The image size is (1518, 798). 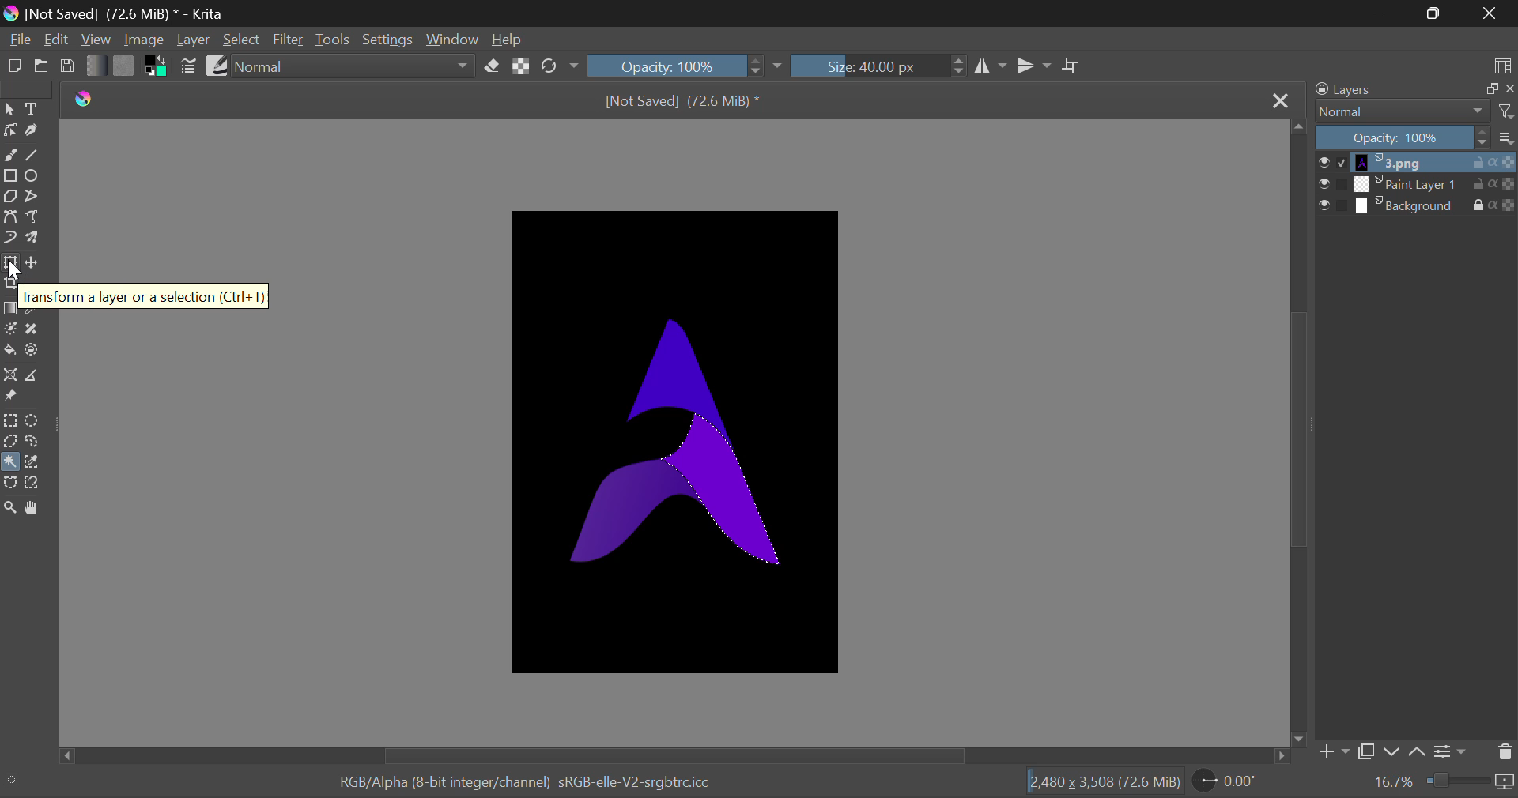 What do you see at coordinates (13, 175) in the screenshot?
I see `Rectangle` at bounding box center [13, 175].